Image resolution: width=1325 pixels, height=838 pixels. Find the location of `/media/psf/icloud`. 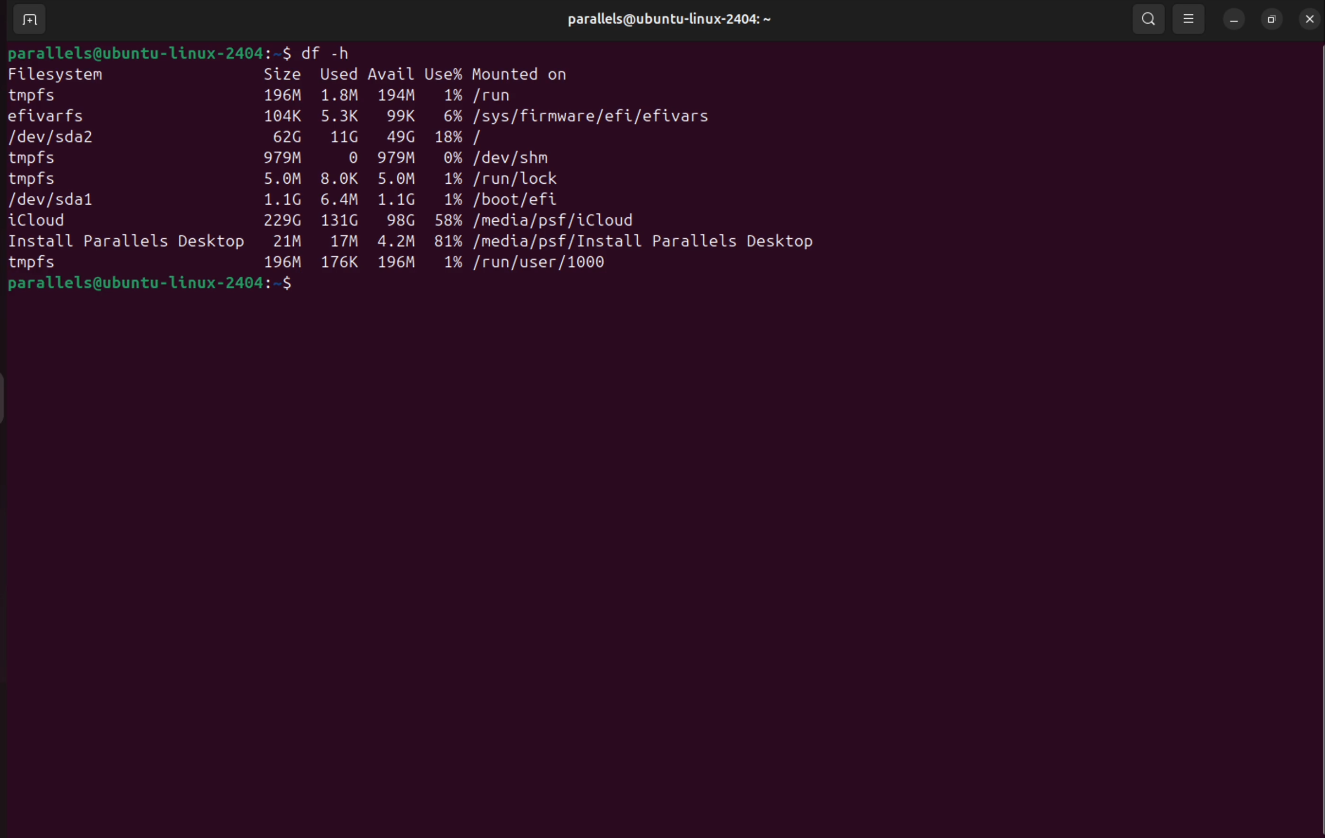

/media/psf/icloud is located at coordinates (567, 221).